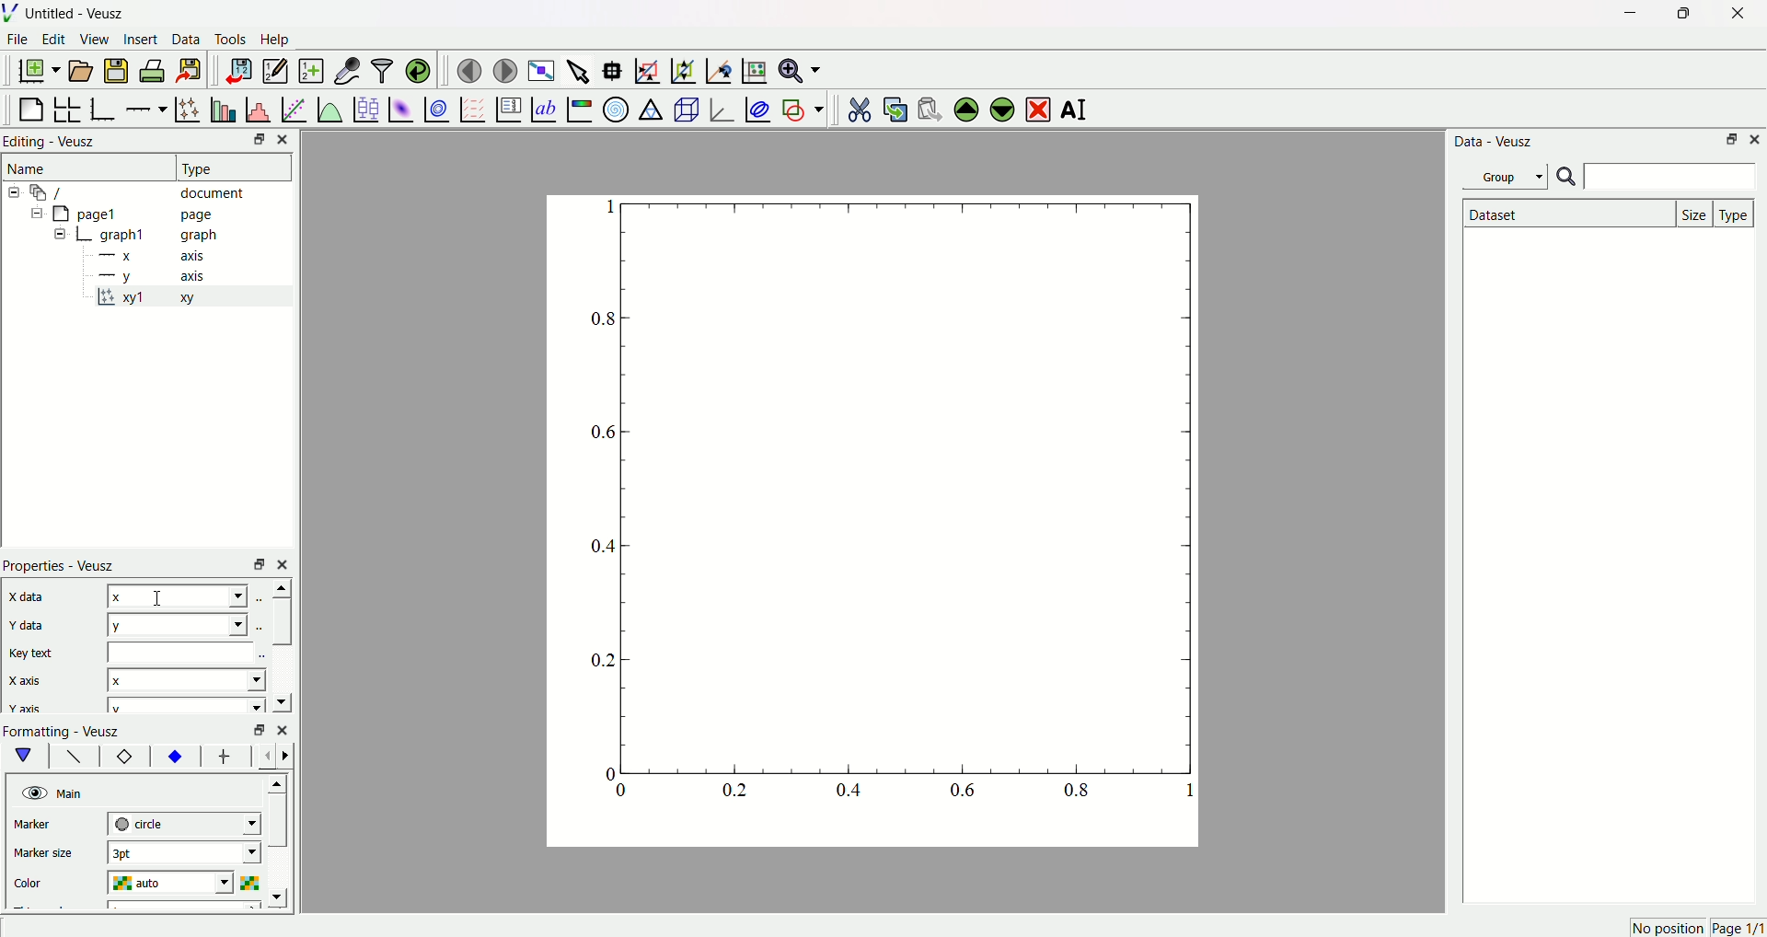 Image resolution: width=1767 pixels, height=937 pixels. What do you see at coordinates (182, 706) in the screenshot?
I see `y` at bounding box center [182, 706].